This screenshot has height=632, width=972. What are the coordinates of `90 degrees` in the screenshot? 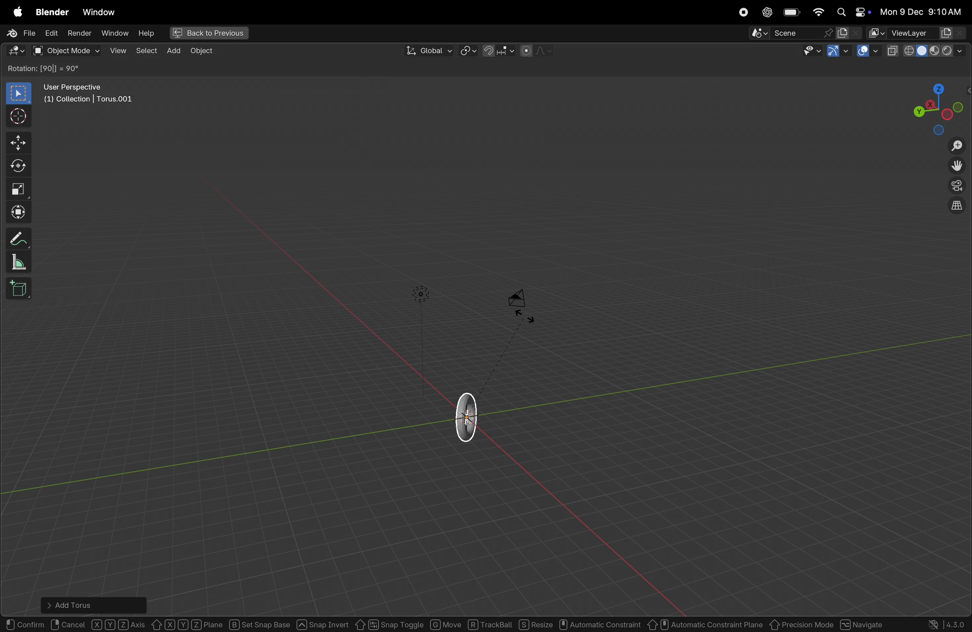 It's located at (61, 69).